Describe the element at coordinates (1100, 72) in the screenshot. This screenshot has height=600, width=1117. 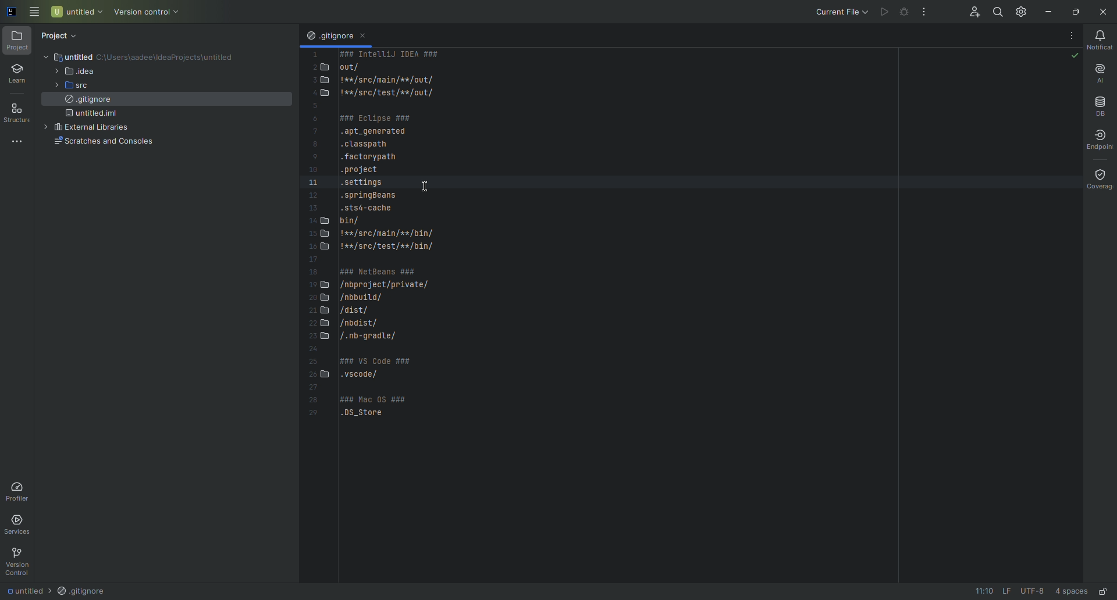
I see `AI Assistant` at that location.